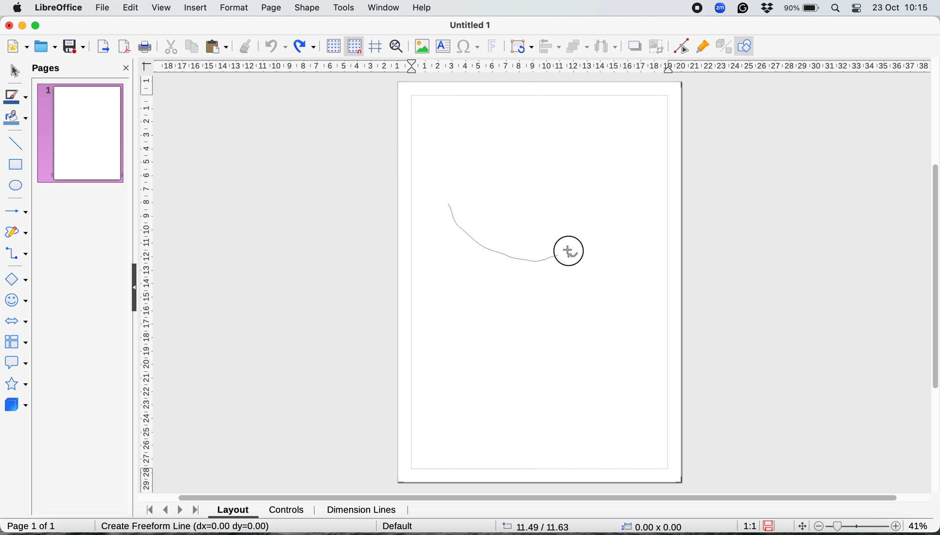 The image size is (940, 535). I want to click on minimise, so click(22, 26).